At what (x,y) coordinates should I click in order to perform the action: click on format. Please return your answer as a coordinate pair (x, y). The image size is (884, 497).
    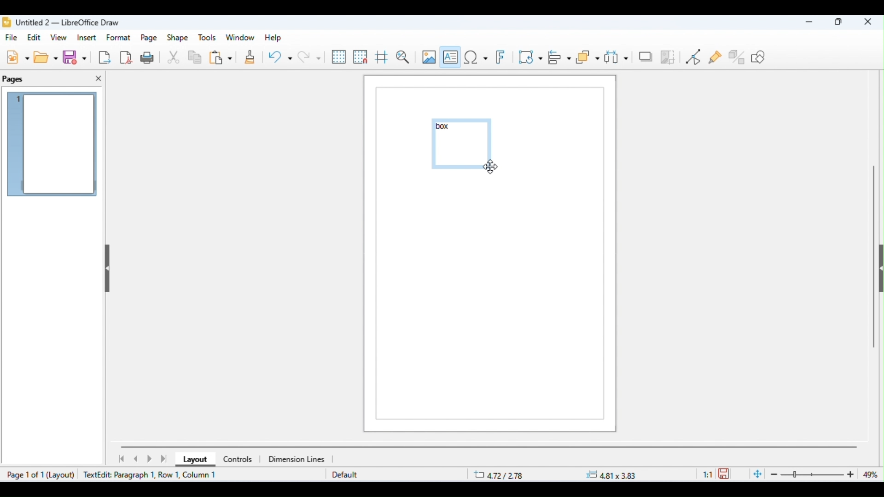
    Looking at the image, I should click on (119, 37).